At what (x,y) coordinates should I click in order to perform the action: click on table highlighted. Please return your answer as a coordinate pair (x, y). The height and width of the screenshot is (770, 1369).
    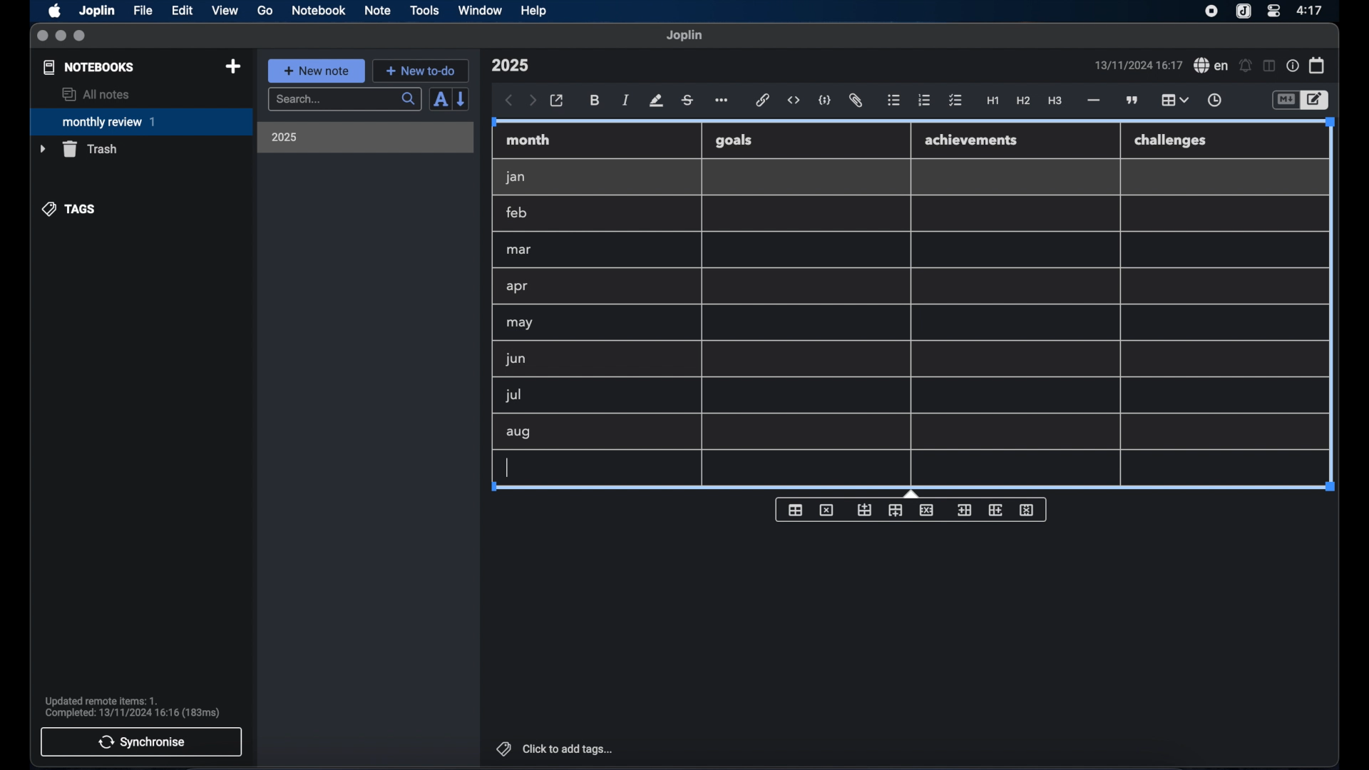
    Looking at the image, I should click on (1173, 100).